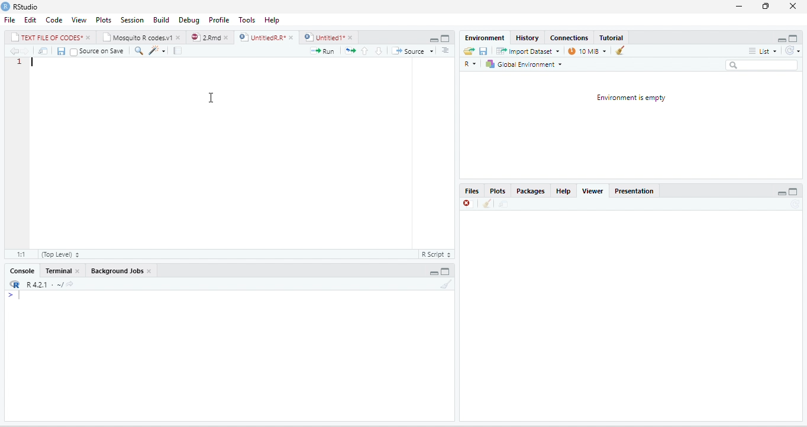 This screenshot has height=427, width=807. I want to click on go to previous section/chunk, so click(364, 50).